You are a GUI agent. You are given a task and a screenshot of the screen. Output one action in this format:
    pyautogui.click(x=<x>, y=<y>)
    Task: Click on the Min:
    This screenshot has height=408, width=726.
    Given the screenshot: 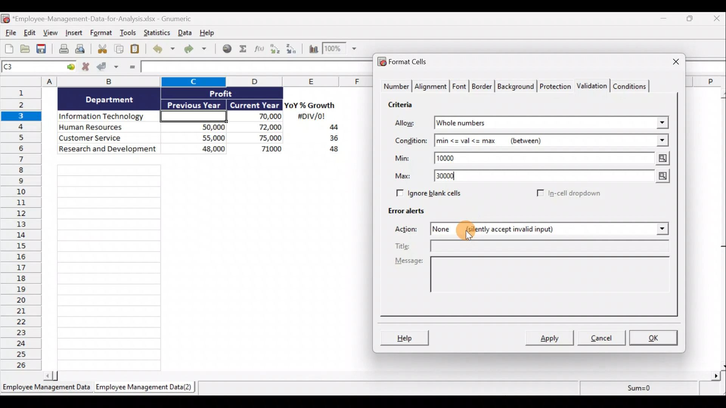 What is the action you would take?
    pyautogui.click(x=402, y=159)
    